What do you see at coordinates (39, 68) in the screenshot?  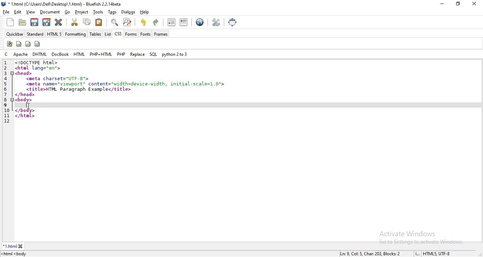 I see `<html lang="en">` at bounding box center [39, 68].